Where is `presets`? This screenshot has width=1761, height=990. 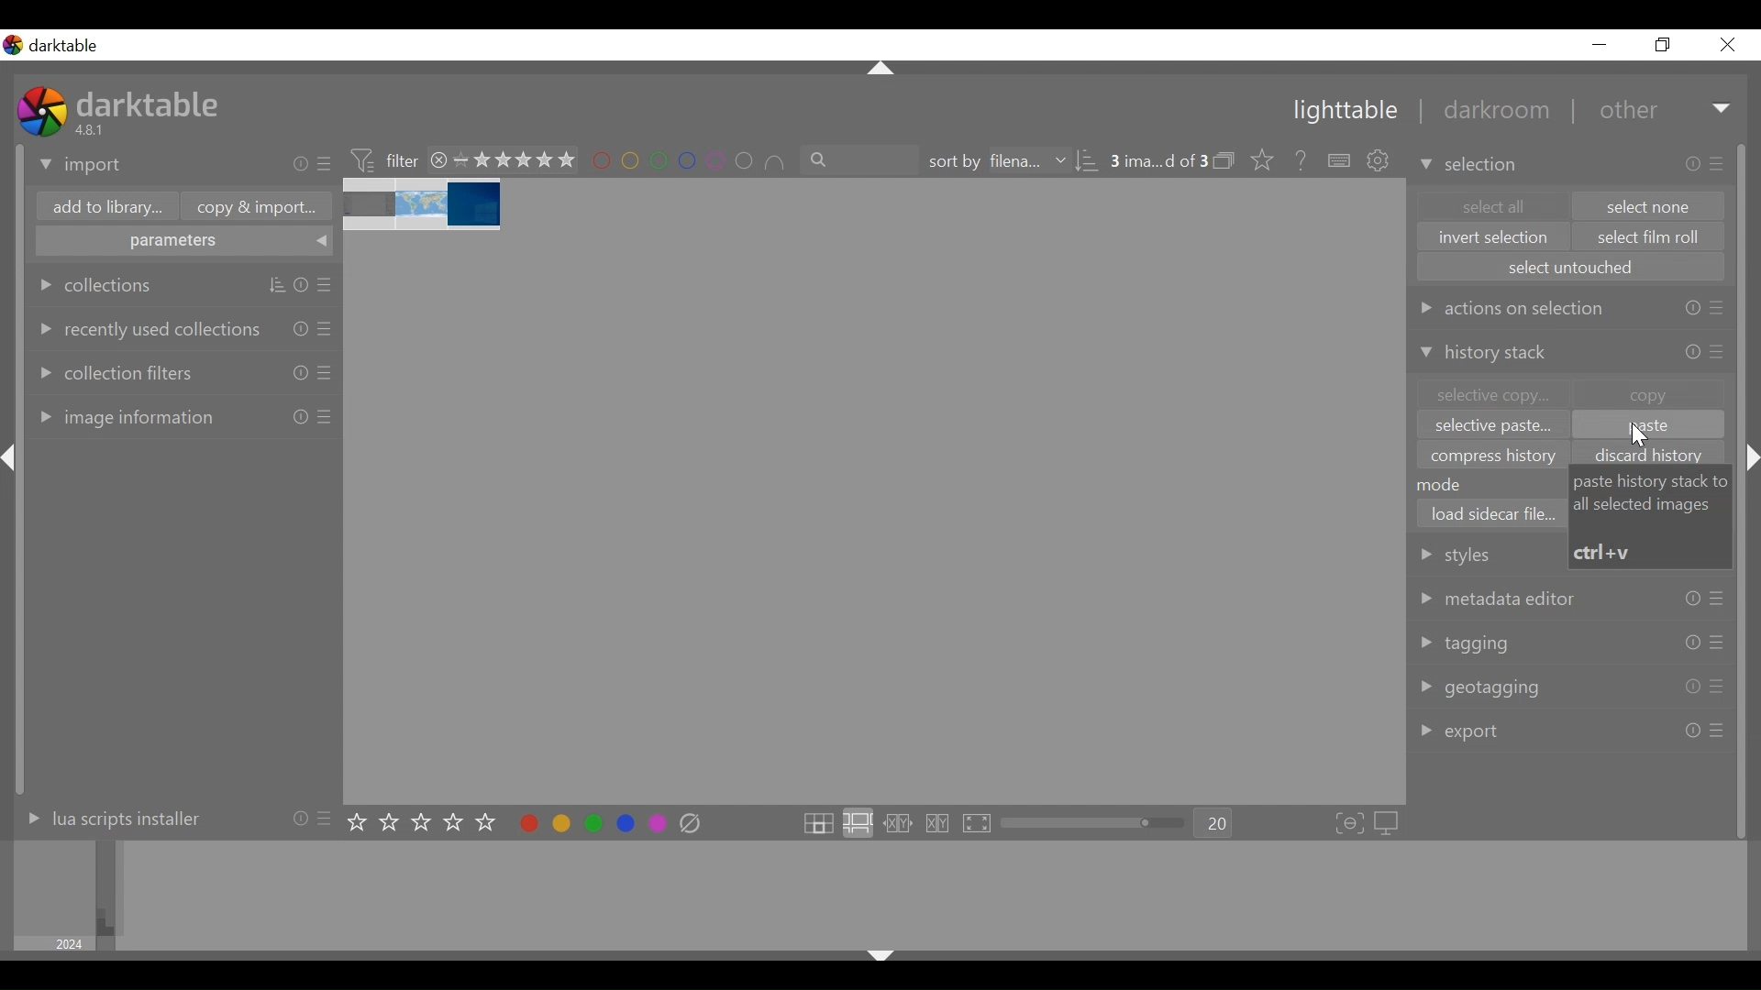 presets is located at coordinates (327, 286).